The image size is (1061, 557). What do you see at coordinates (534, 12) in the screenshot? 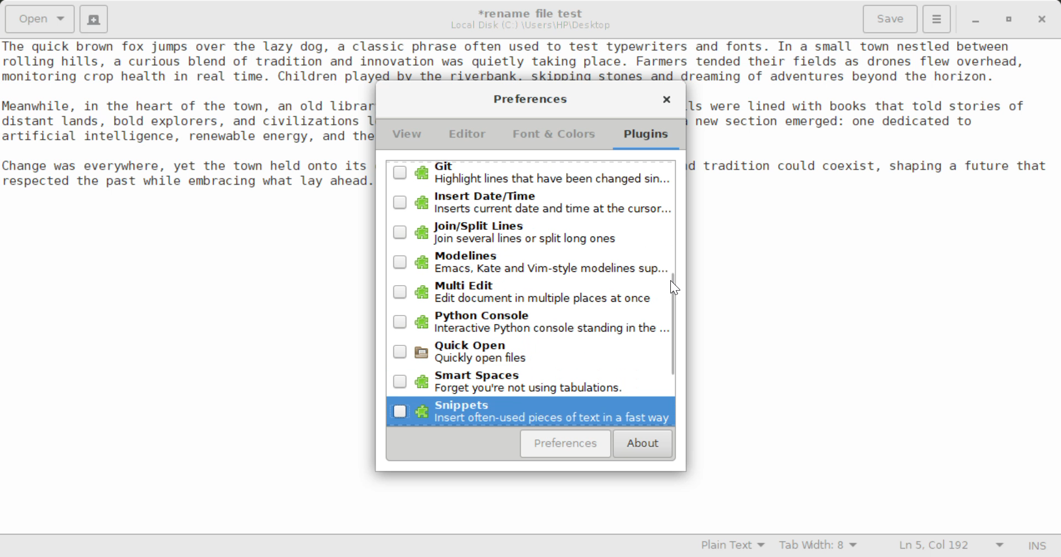
I see `File Name ` at bounding box center [534, 12].